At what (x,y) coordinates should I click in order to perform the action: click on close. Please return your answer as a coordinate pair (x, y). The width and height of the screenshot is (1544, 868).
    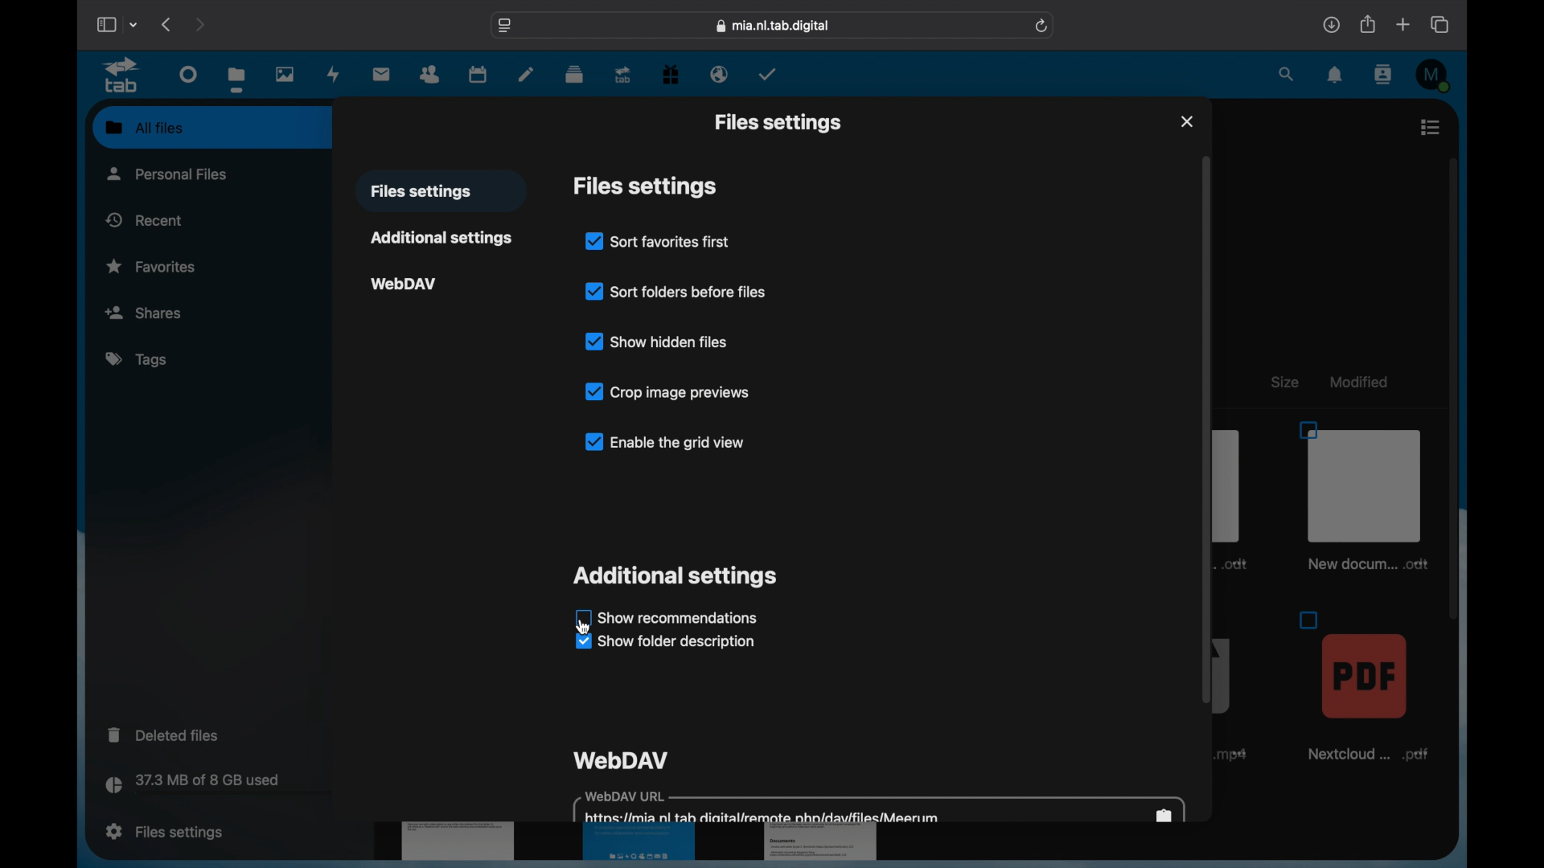
    Looking at the image, I should click on (1187, 120).